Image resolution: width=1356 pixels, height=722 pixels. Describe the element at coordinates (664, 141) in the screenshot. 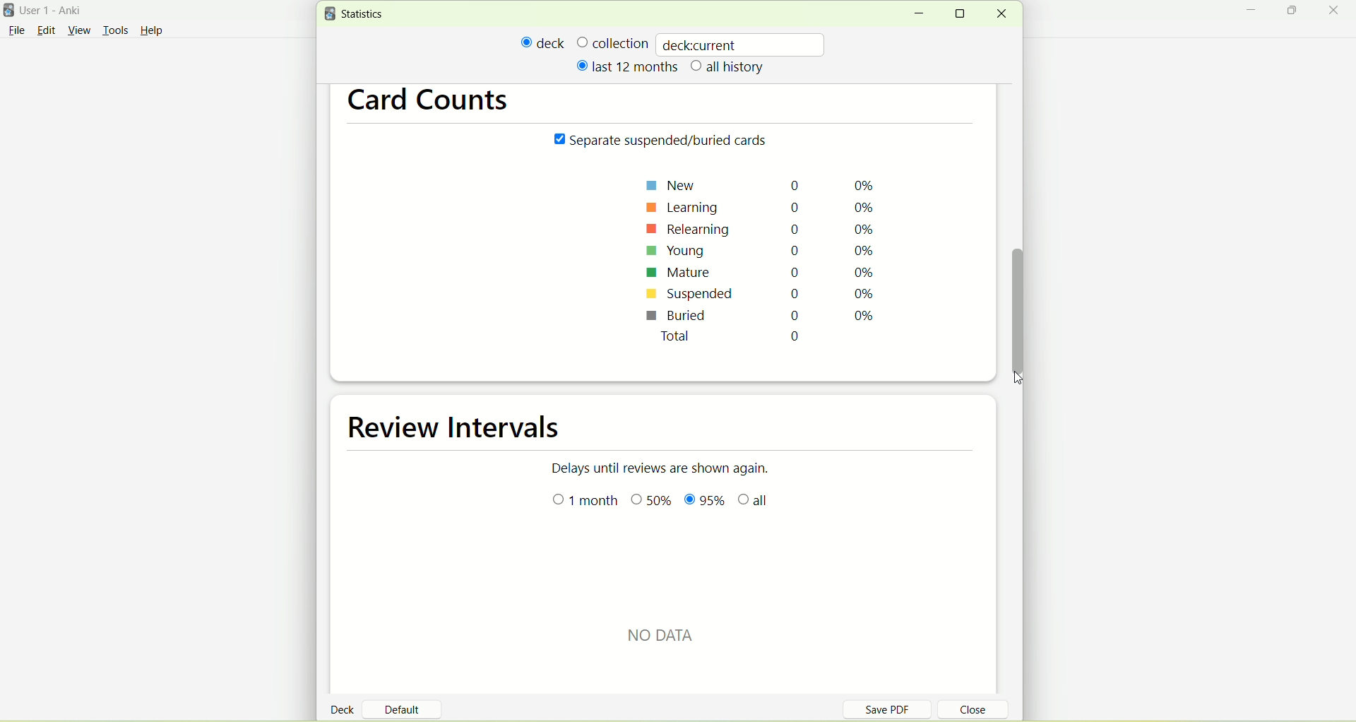

I see `Separate suspended/buried cards` at that location.